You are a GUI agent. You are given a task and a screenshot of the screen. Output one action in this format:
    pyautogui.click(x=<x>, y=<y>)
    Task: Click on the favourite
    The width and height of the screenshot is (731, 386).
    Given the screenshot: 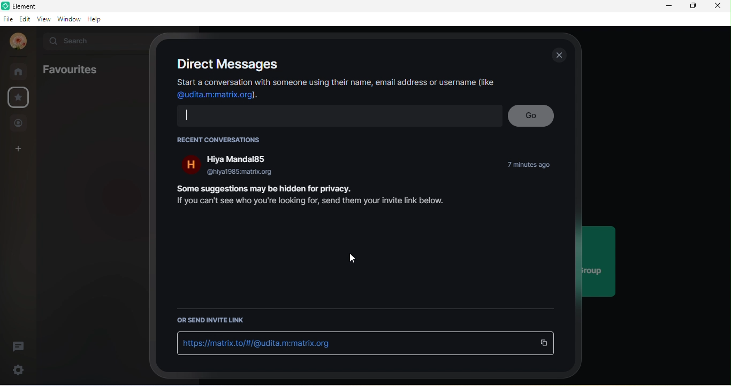 What is the action you would take?
    pyautogui.click(x=20, y=97)
    